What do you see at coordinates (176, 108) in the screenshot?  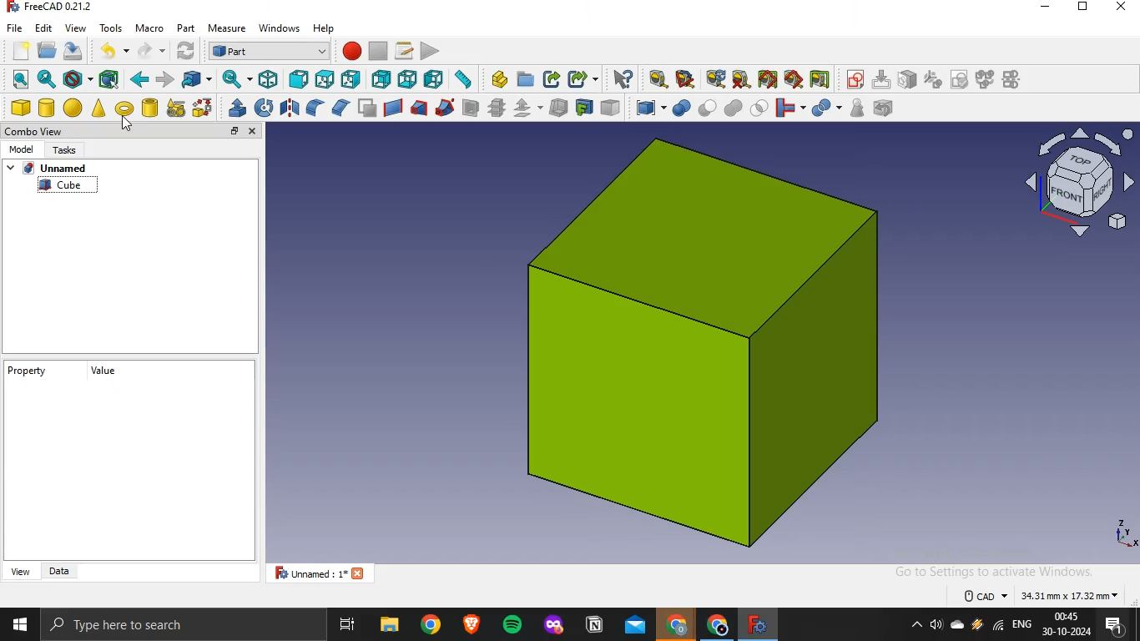 I see `create primitive` at bounding box center [176, 108].